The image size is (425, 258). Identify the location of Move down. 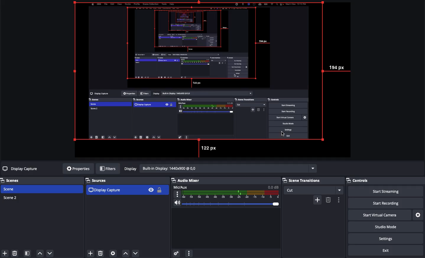
(50, 253).